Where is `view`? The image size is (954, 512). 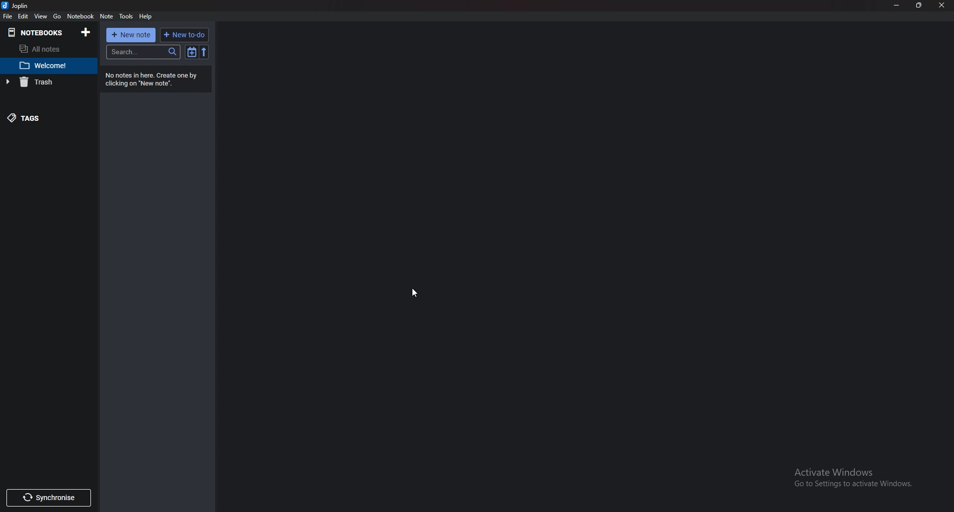
view is located at coordinates (42, 16).